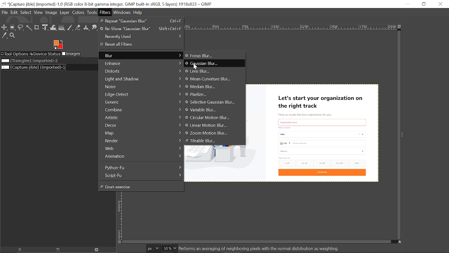  What do you see at coordinates (65, 13) in the screenshot?
I see `Layer` at bounding box center [65, 13].